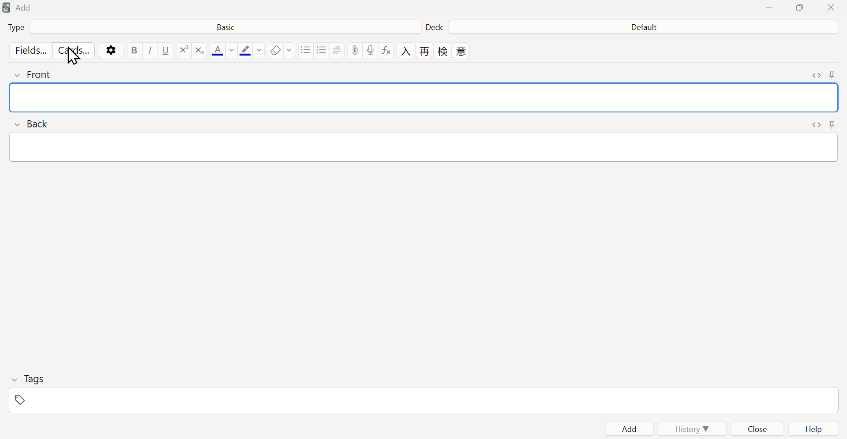 This screenshot has width=847, height=439. Describe the element at coordinates (150, 51) in the screenshot. I see `Italic` at that location.